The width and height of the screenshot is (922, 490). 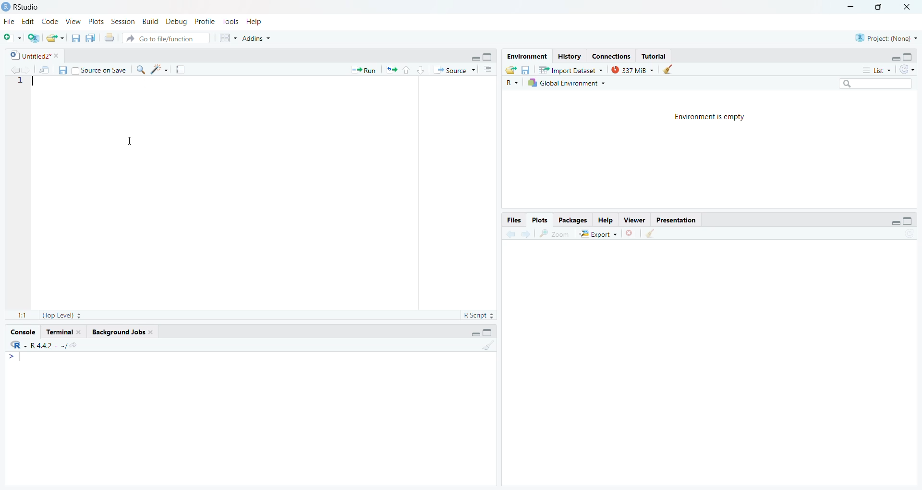 I want to click on R, so click(x=510, y=83).